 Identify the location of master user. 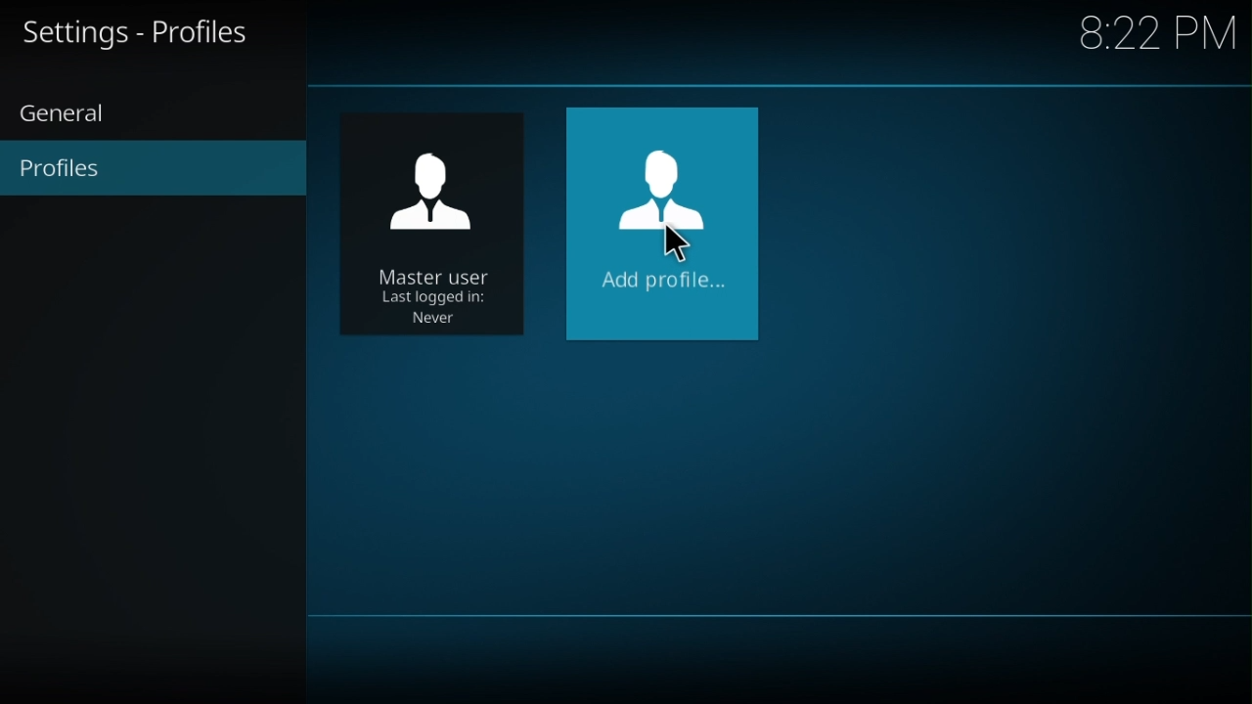
(437, 224).